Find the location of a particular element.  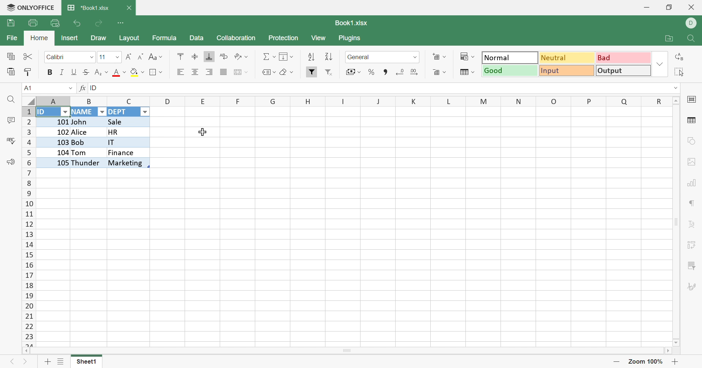

Align Right is located at coordinates (210, 72).